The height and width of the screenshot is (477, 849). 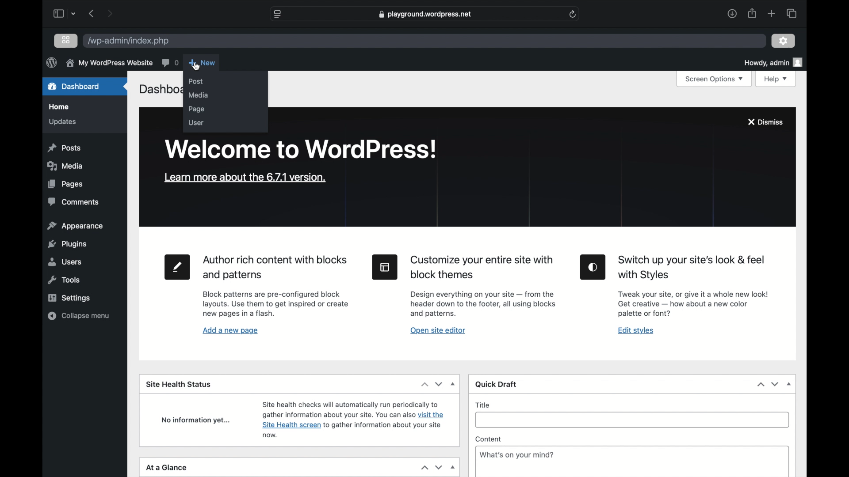 I want to click on new page, so click(x=178, y=267).